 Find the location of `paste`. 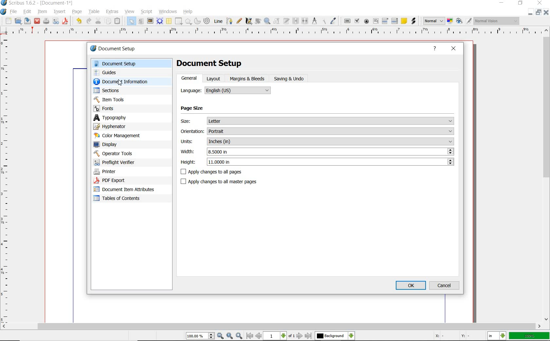

paste is located at coordinates (119, 21).